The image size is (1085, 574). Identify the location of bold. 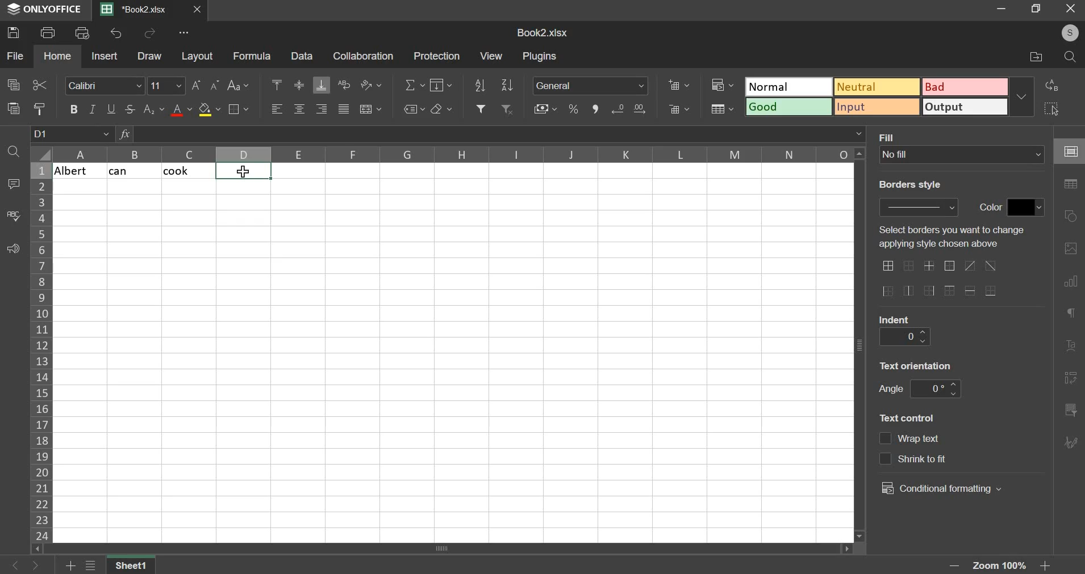
(73, 109).